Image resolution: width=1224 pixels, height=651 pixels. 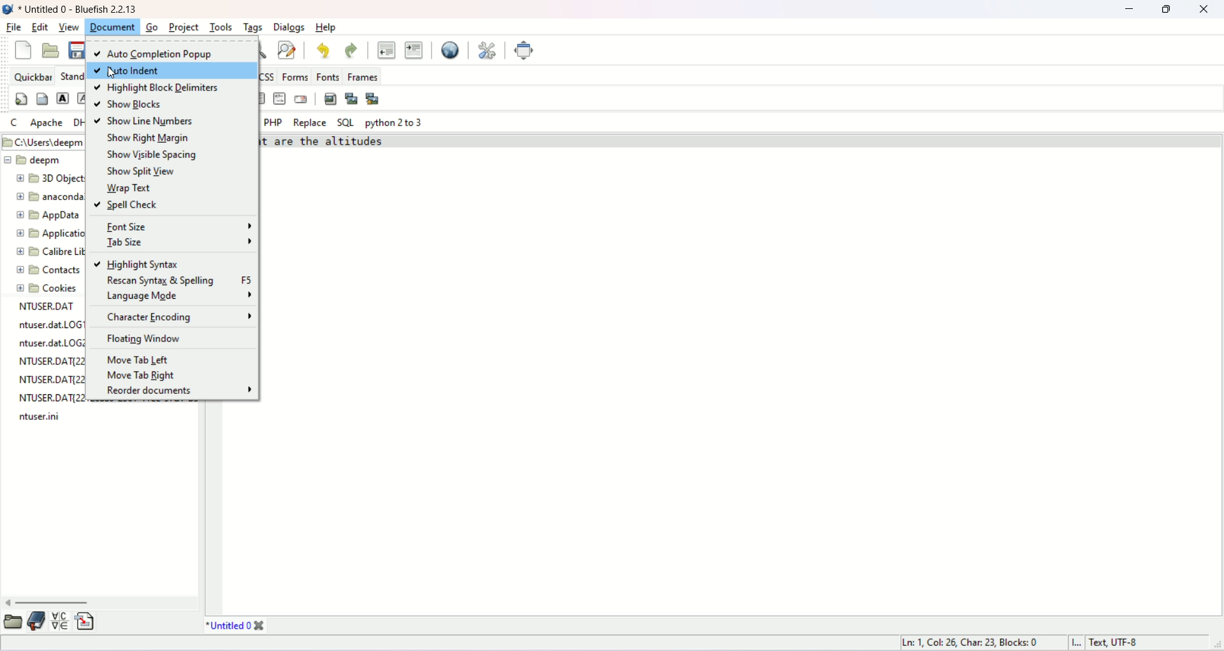 I want to click on PHP, so click(x=272, y=122).